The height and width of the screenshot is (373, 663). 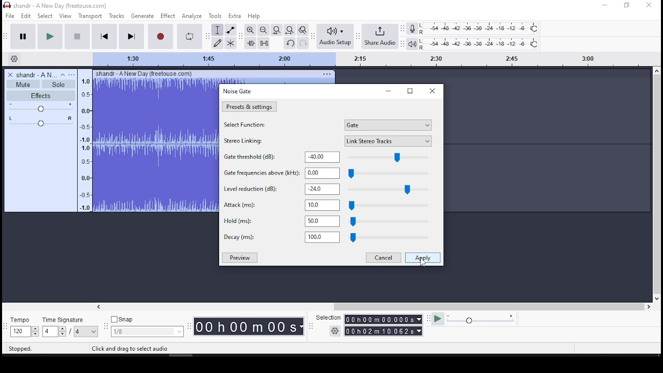 I want to click on , so click(x=234, y=16).